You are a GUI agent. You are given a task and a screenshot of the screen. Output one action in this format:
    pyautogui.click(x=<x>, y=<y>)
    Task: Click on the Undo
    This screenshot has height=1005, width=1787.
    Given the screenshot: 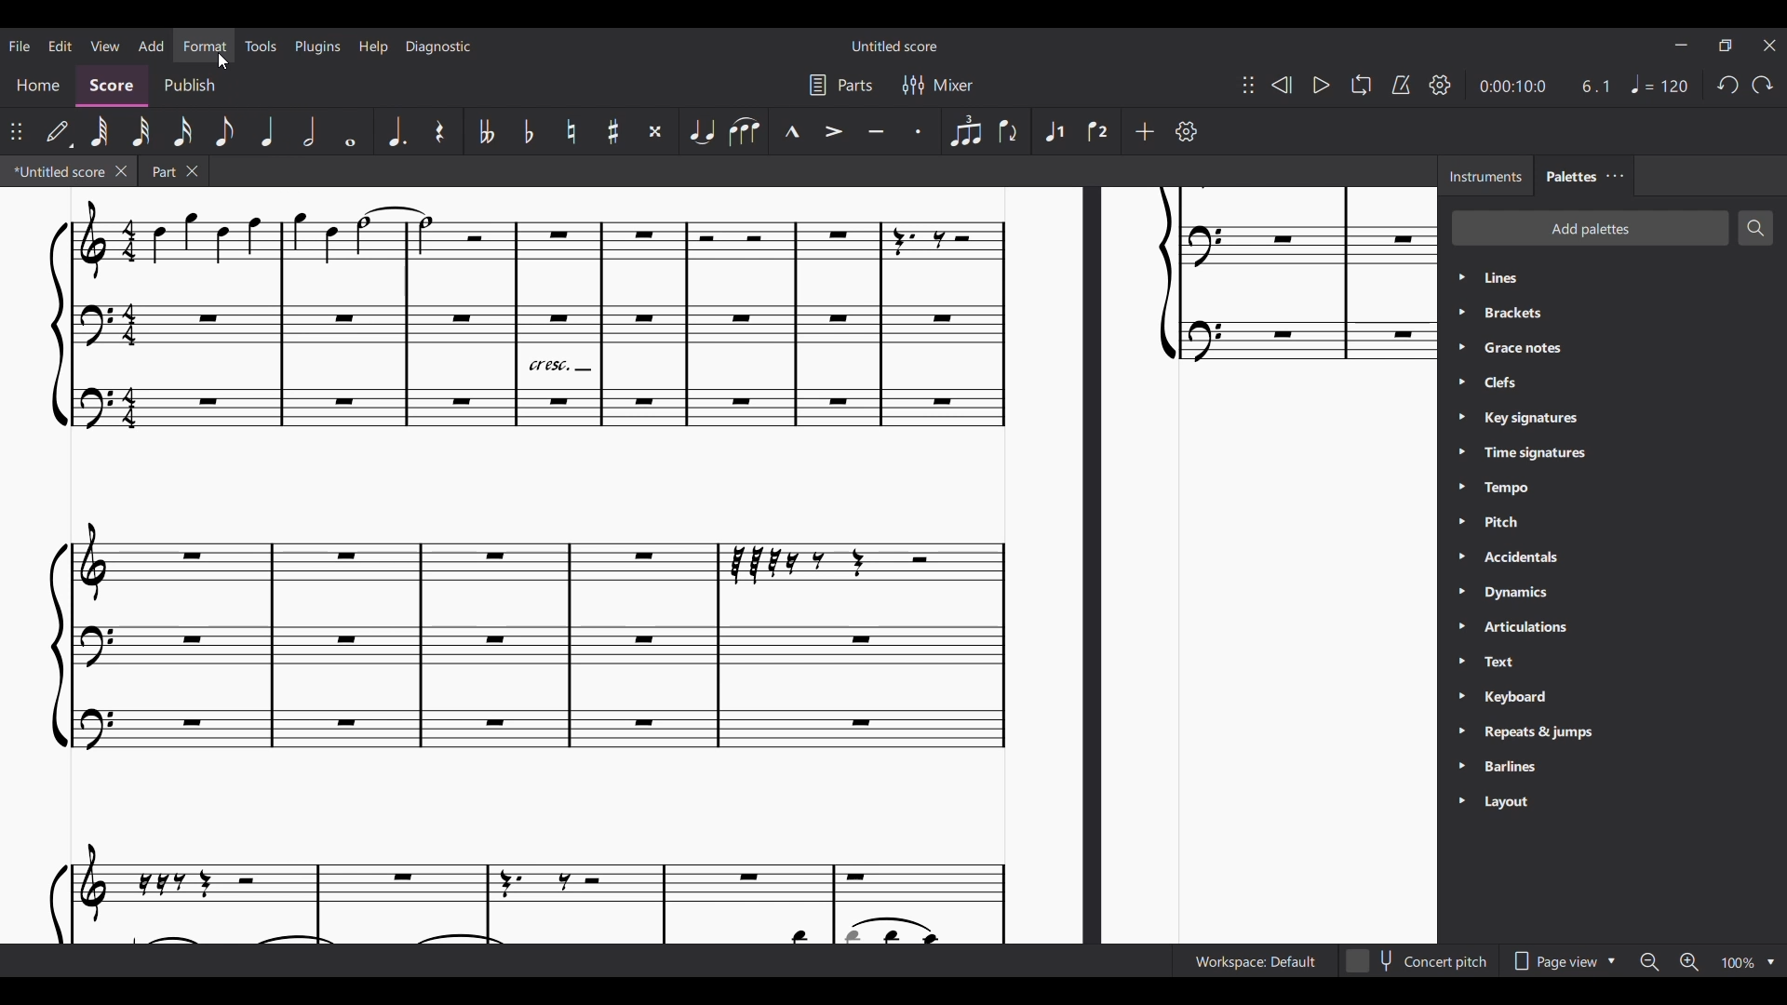 What is the action you would take?
    pyautogui.click(x=1727, y=86)
    